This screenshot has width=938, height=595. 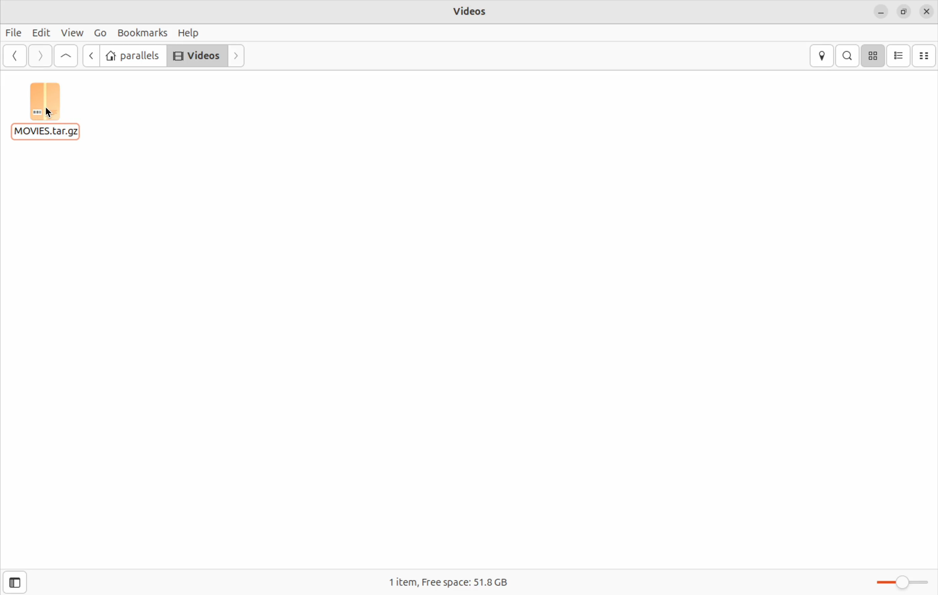 What do you see at coordinates (49, 113) in the screenshot?
I see `cursor` at bounding box center [49, 113].